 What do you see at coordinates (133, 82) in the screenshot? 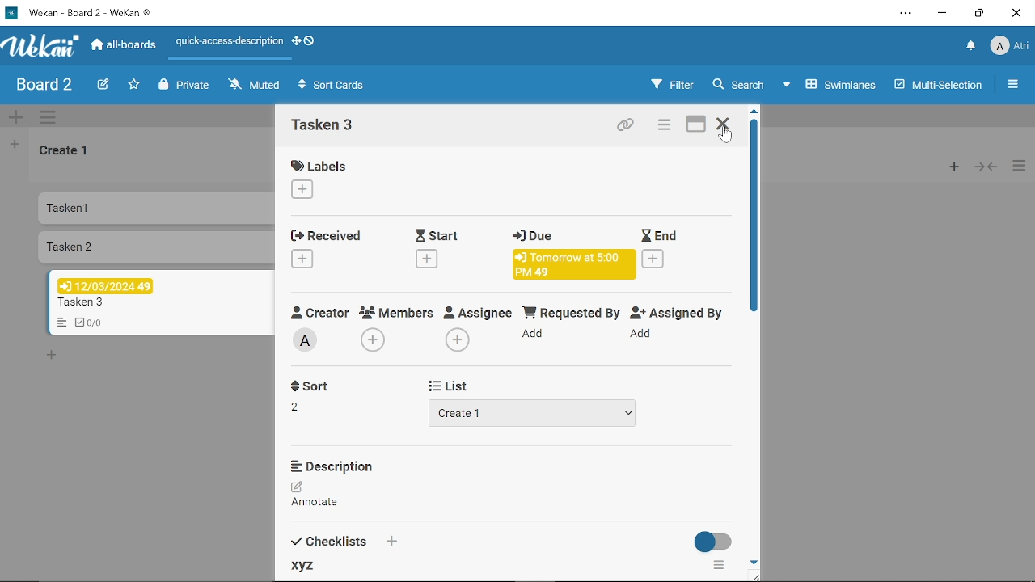
I see `Favorites` at bounding box center [133, 82].